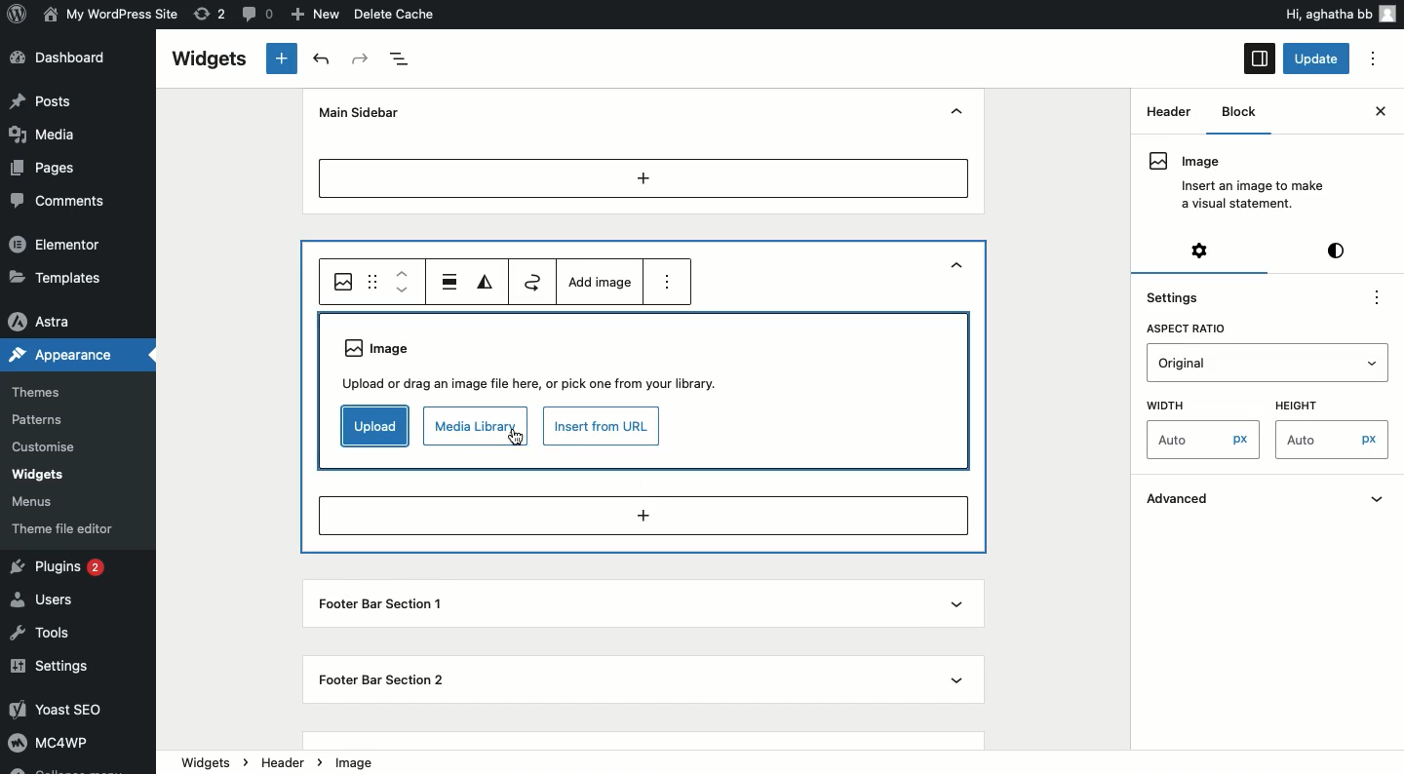 The image size is (1404, 774). Describe the element at coordinates (602, 426) in the screenshot. I see `Insert from URL` at that location.